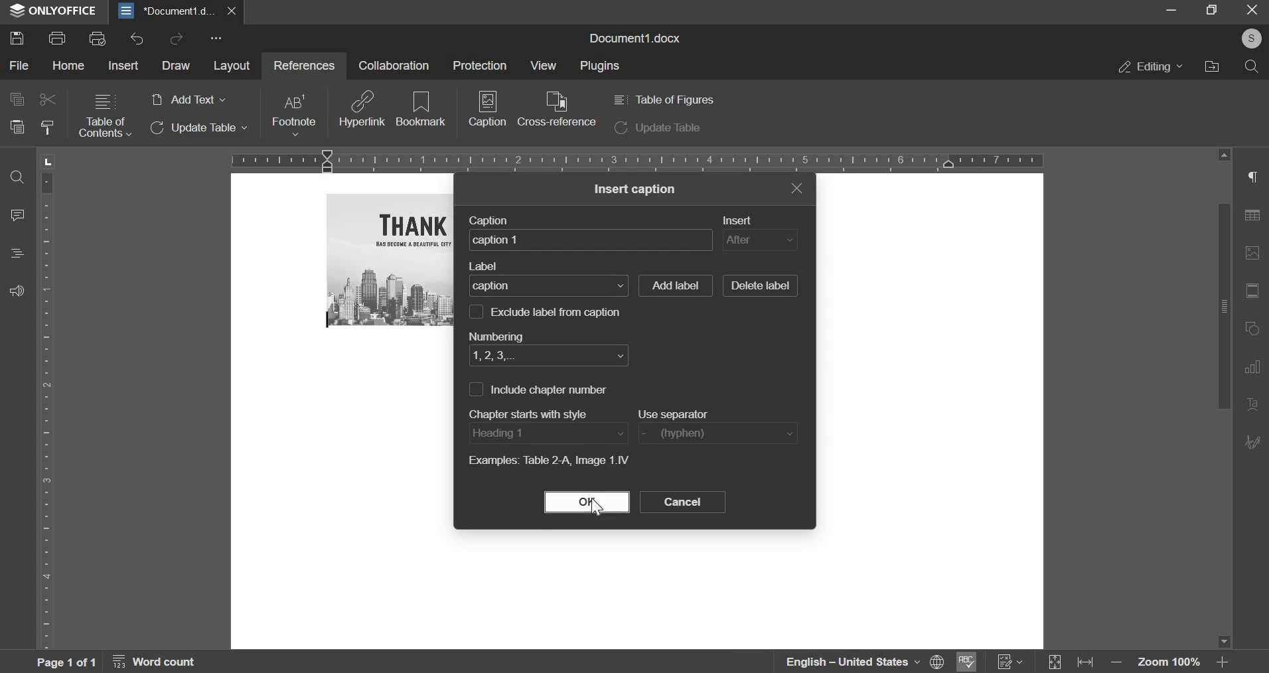 Image resolution: width=1269 pixels, height=673 pixels. Describe the element at coordinates (843, 662) in the screenshot. I see `language` at that location.